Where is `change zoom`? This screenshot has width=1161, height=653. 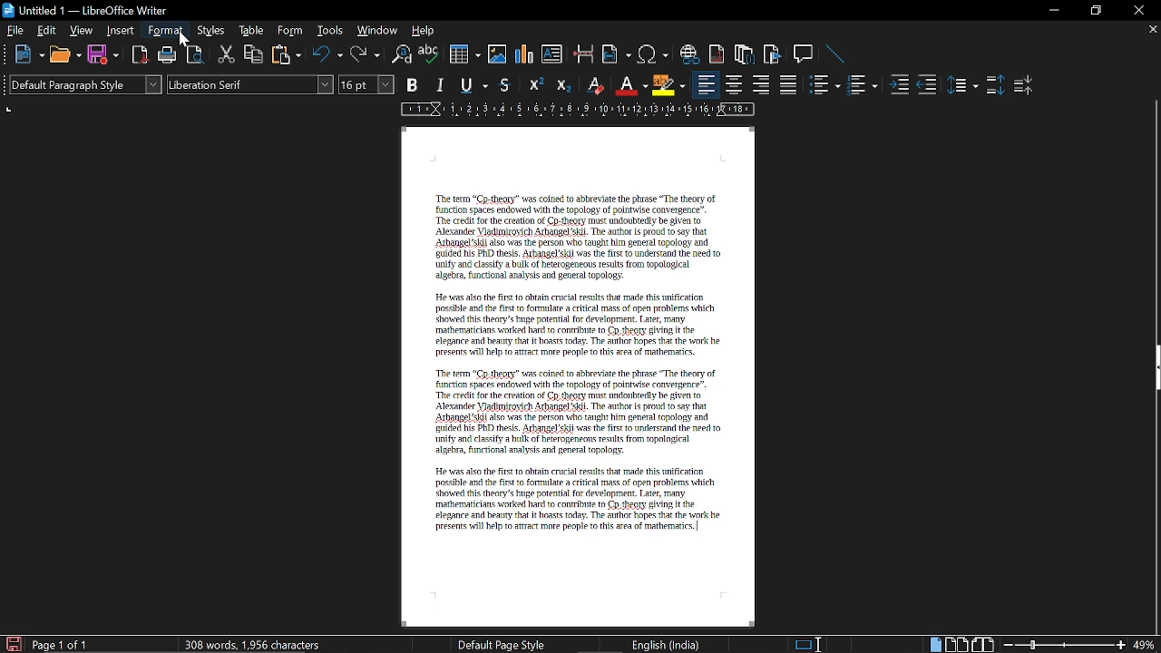
change zoom is located at coordinates (1080, 642).